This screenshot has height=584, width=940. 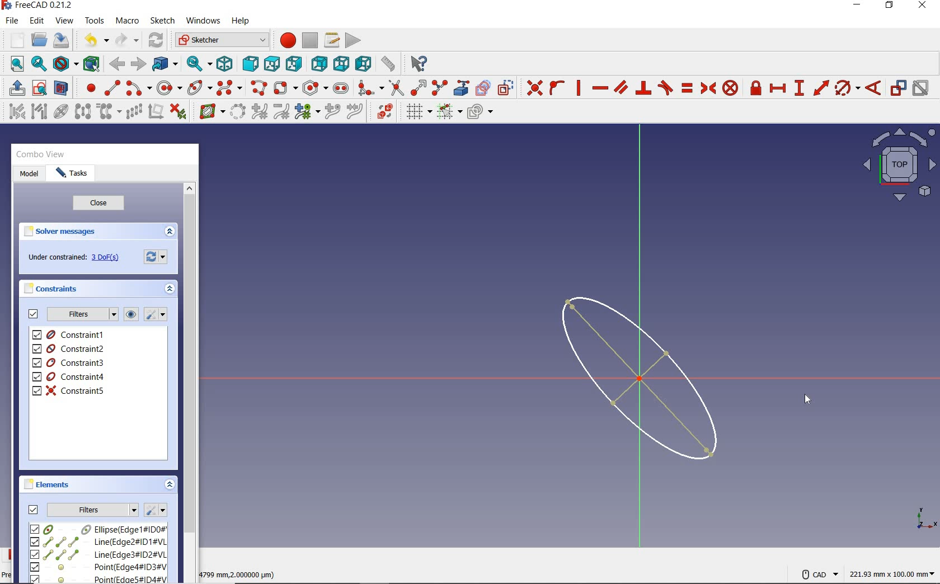 I want to click on constraint2, so click(x=69, y=348).